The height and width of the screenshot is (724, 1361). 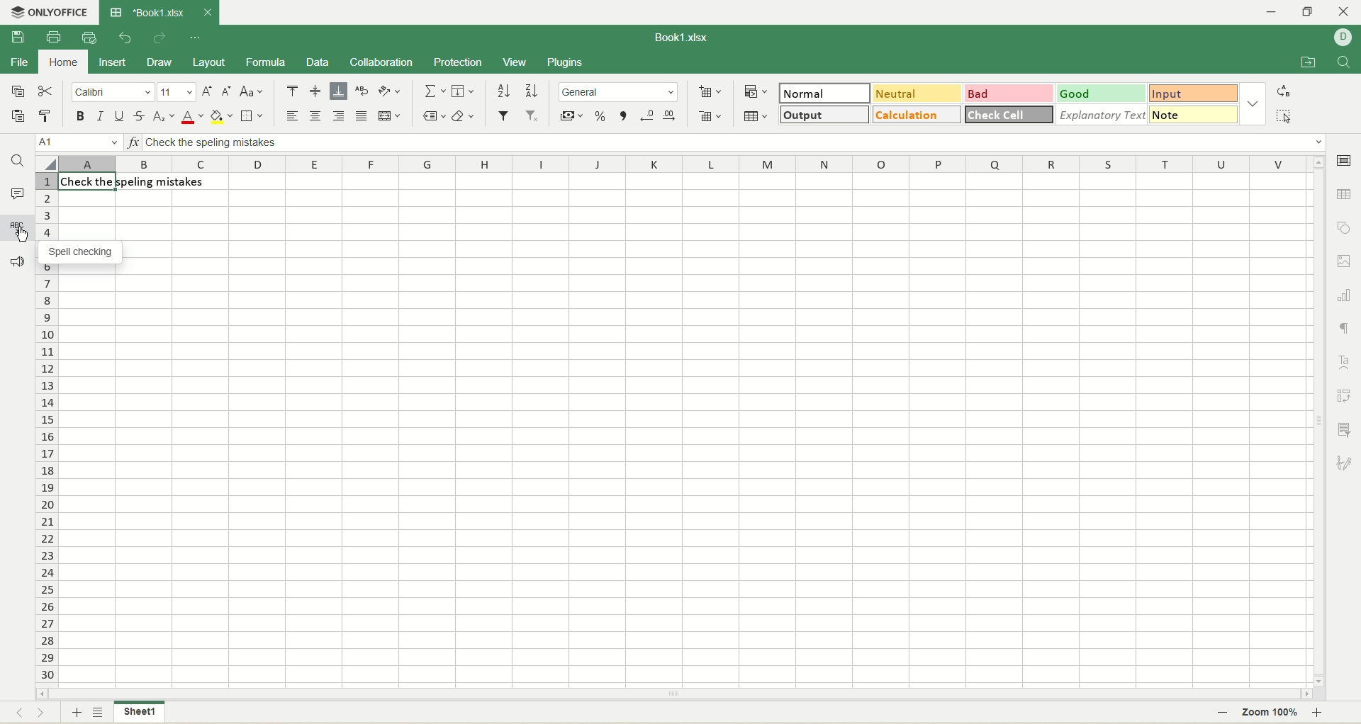 What do you see at coordinates (381, 62) in the screenshot?
I see `collaboration` at bounding box center [381, 62].